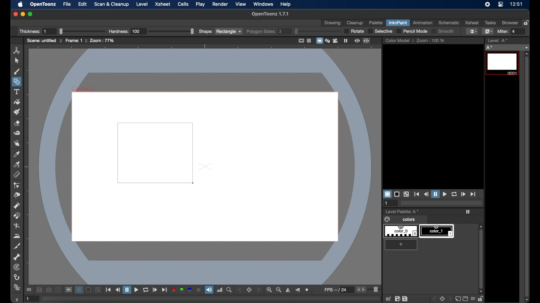 This screenshot has width=540, height=303. I want to click on camera stand view, so click(319, 40).